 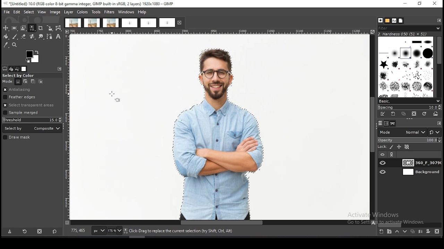 What do you see at coordinates (143, 12) in the screenshot?
I see `help` at bounding box center [143, 12].